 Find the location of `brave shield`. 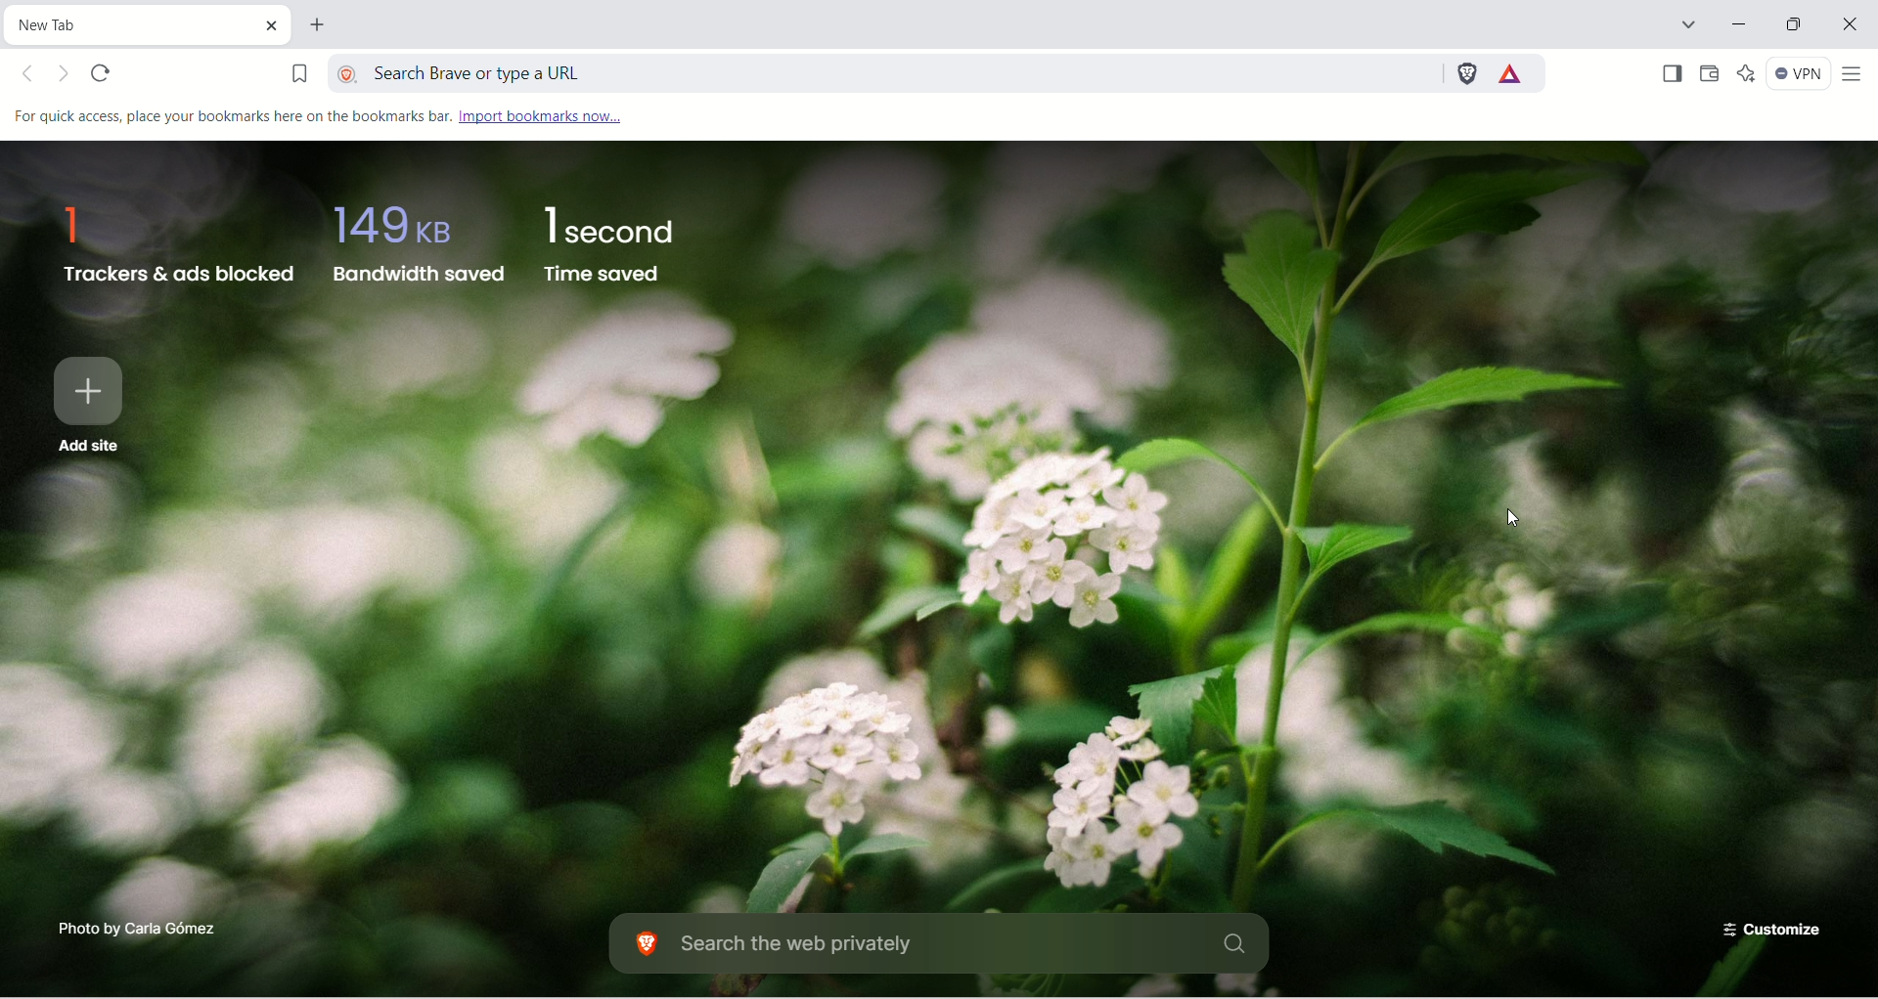

brave shield is located at coordinates (1468, 78).